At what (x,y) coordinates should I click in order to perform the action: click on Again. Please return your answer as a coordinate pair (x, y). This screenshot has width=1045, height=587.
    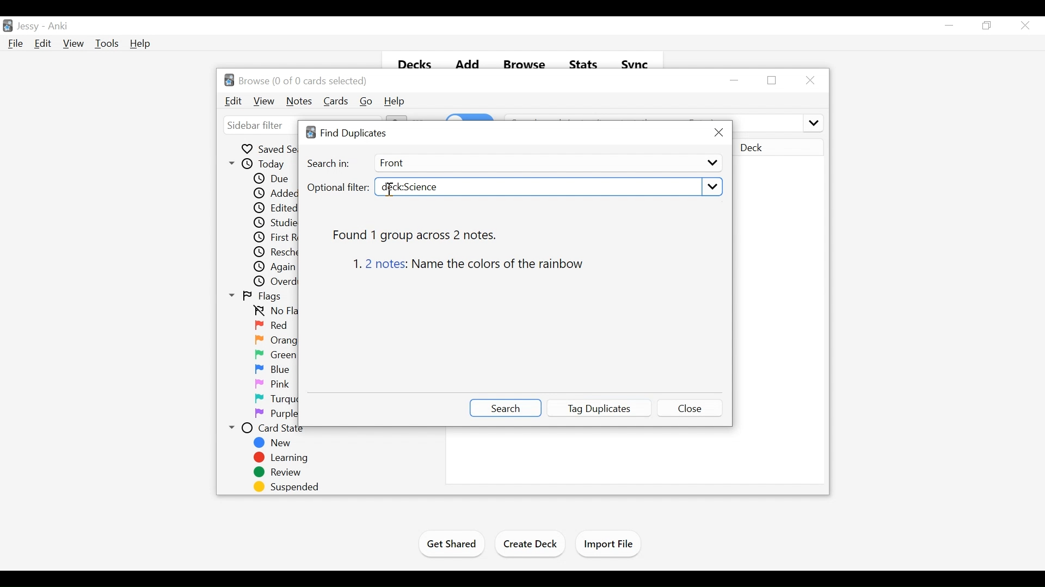
    Looking at the image, I should click on (275, 267).